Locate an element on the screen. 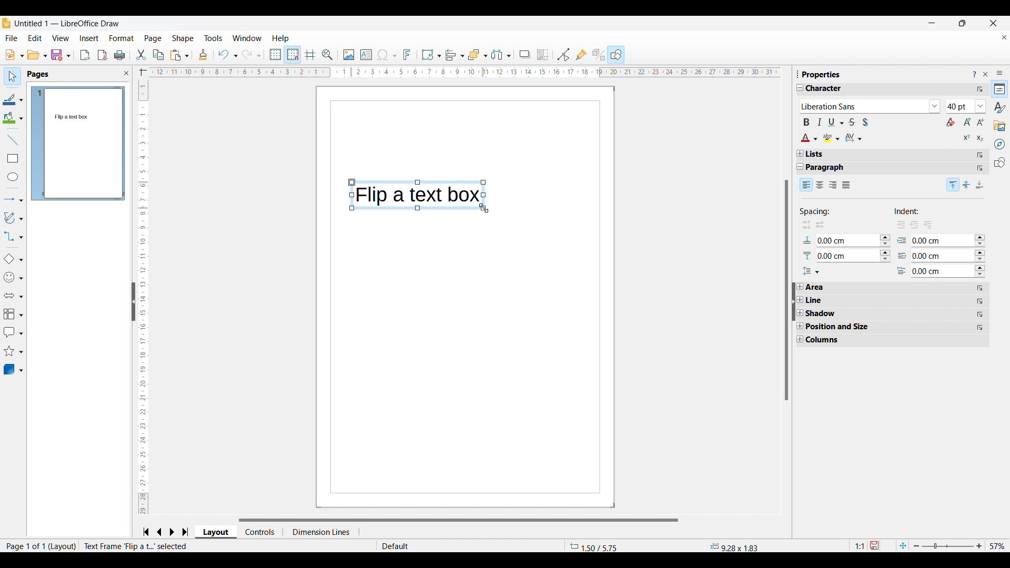  Italics is located at coordinates (820, 122).